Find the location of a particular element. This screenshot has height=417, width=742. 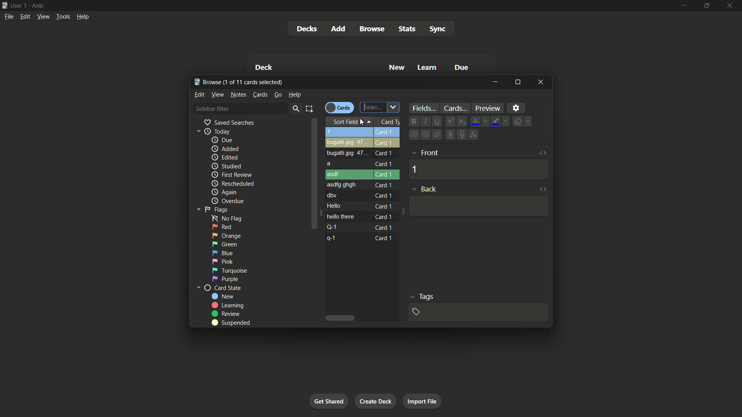

fields is located at coordinates (423, 108).